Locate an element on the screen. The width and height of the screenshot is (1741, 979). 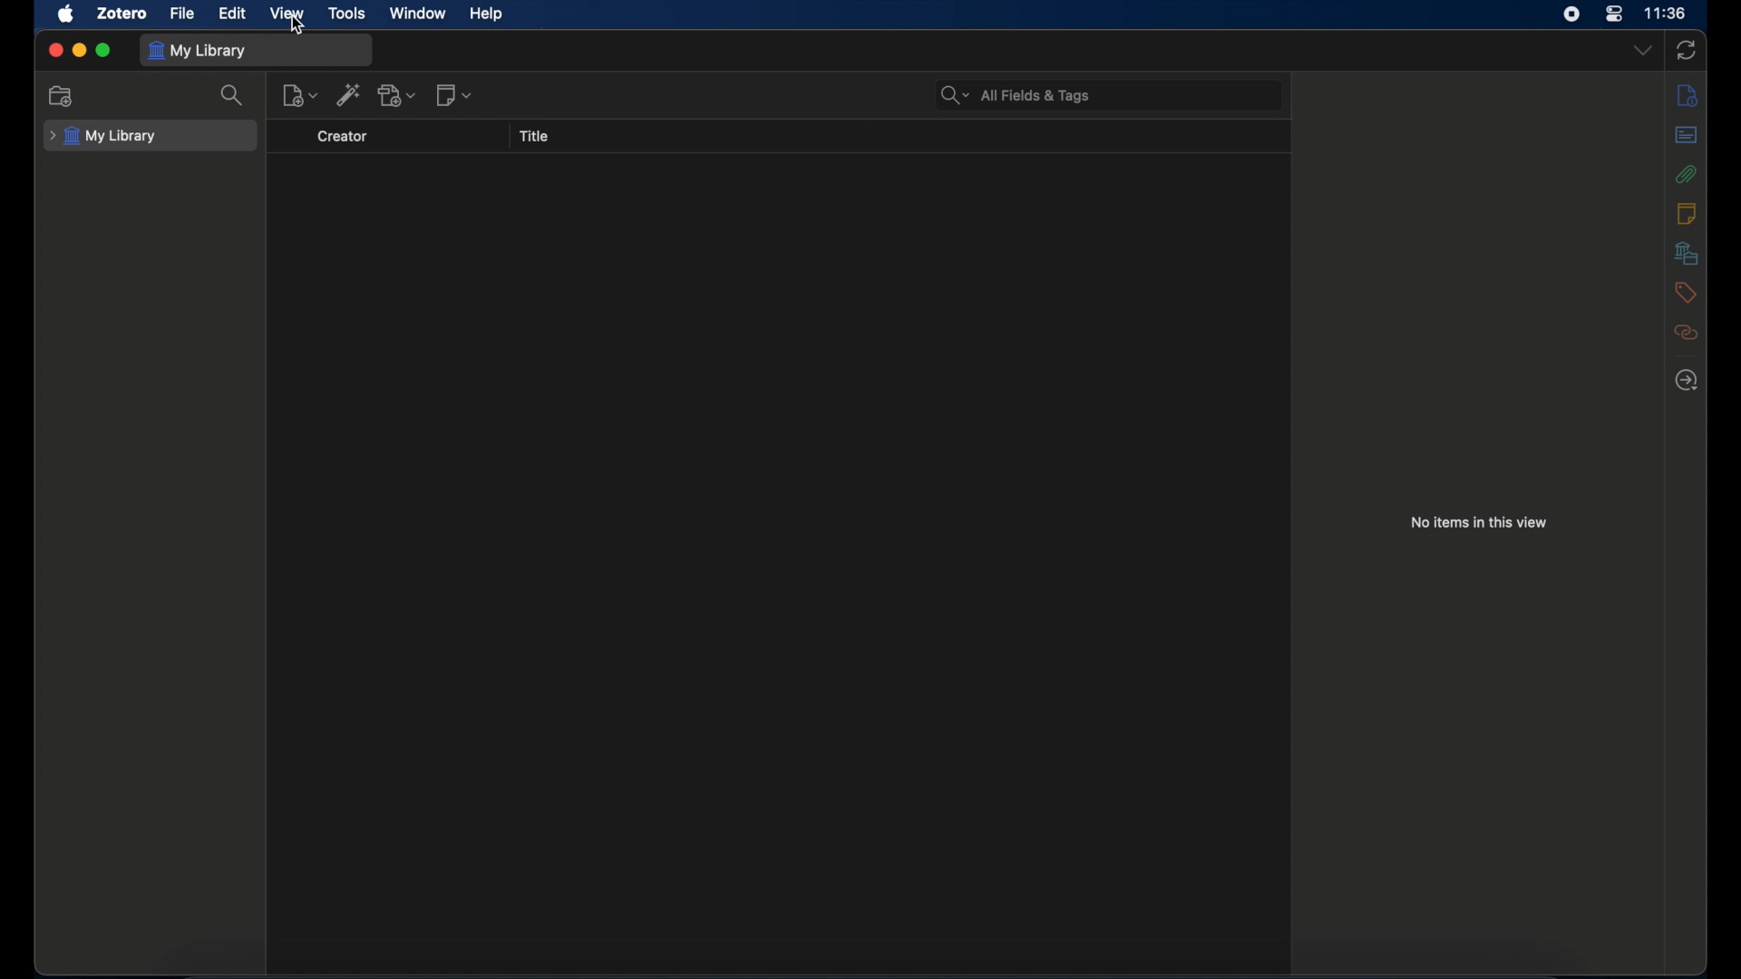
notes is located at coordinates (1688, 214).